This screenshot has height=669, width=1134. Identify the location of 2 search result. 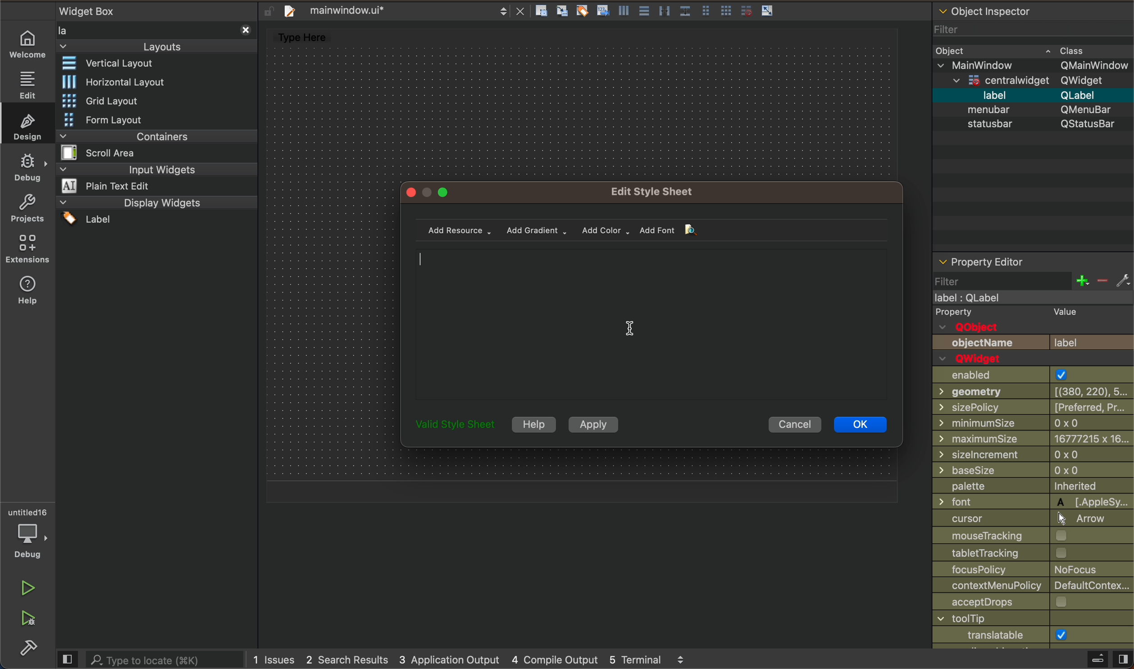
(348, 661).